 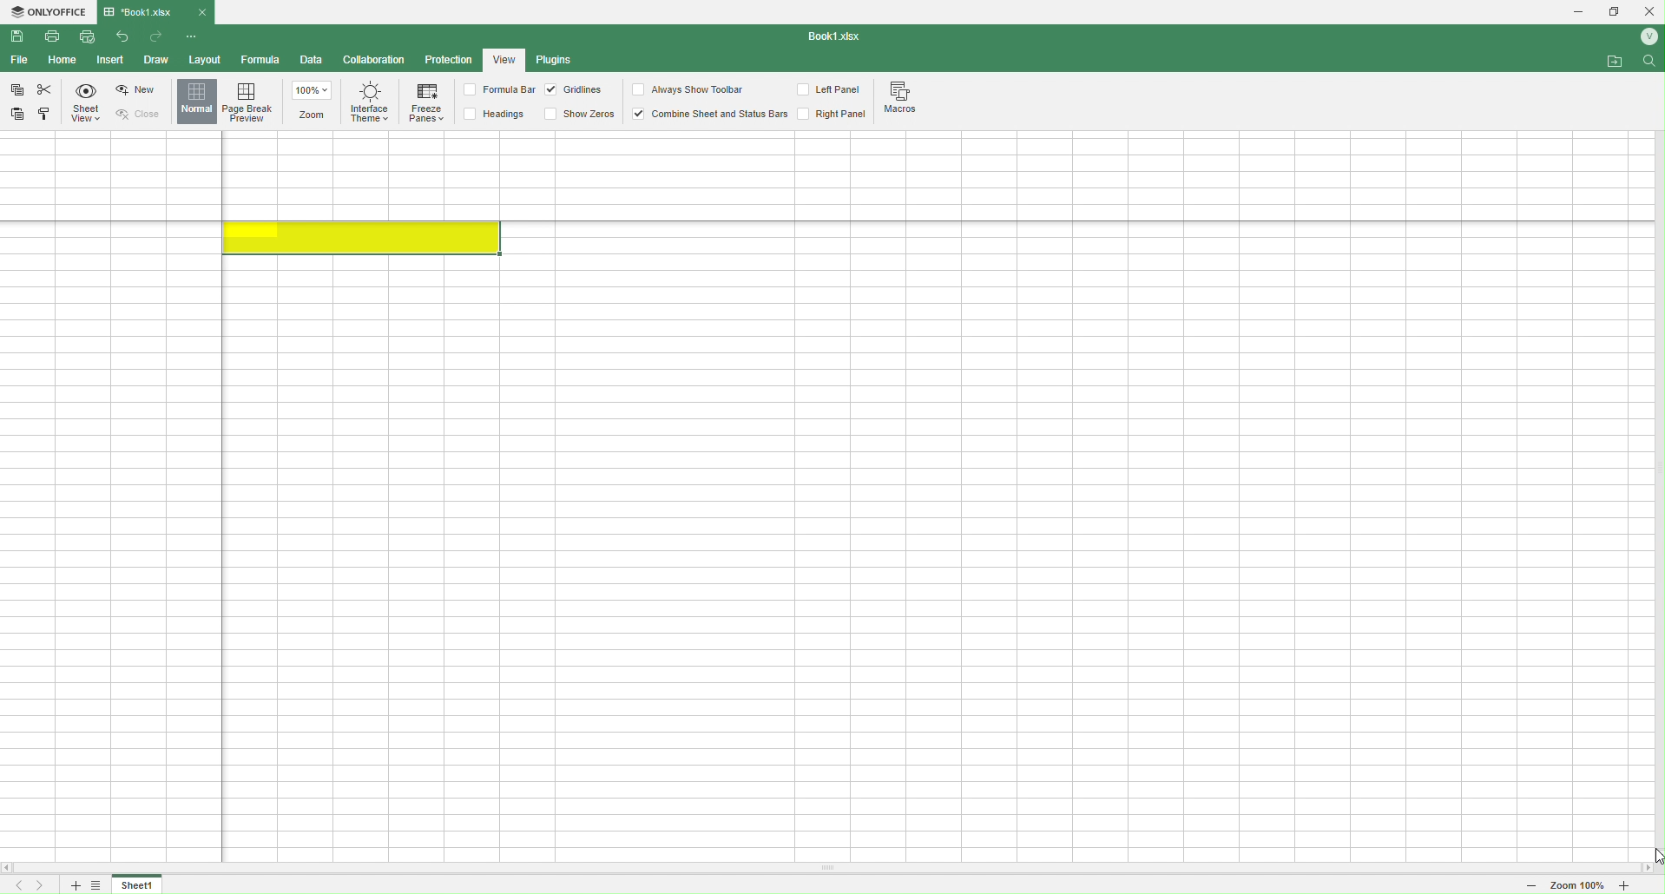 I want to click on Close, so click(x=1649, y=10).